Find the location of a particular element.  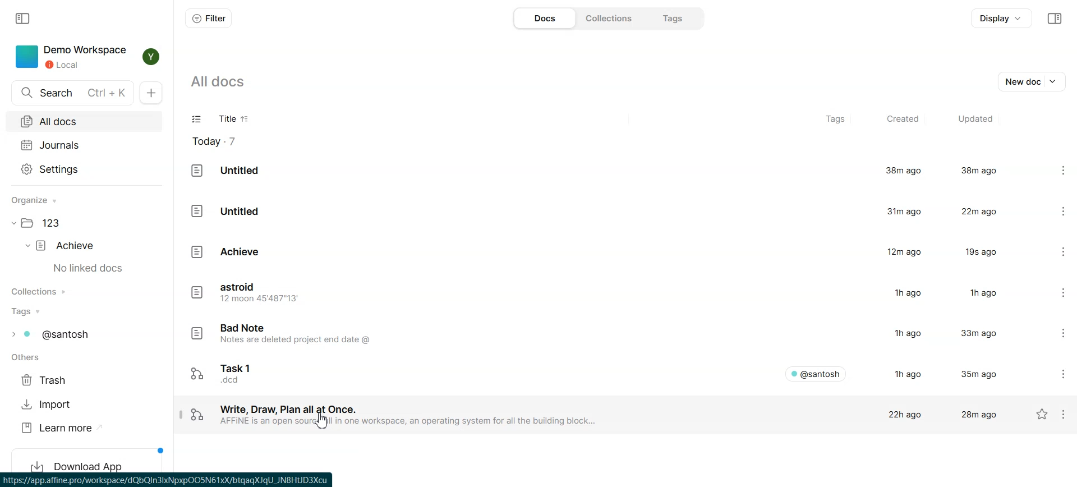

Tags is located at coordinates (670, 18).